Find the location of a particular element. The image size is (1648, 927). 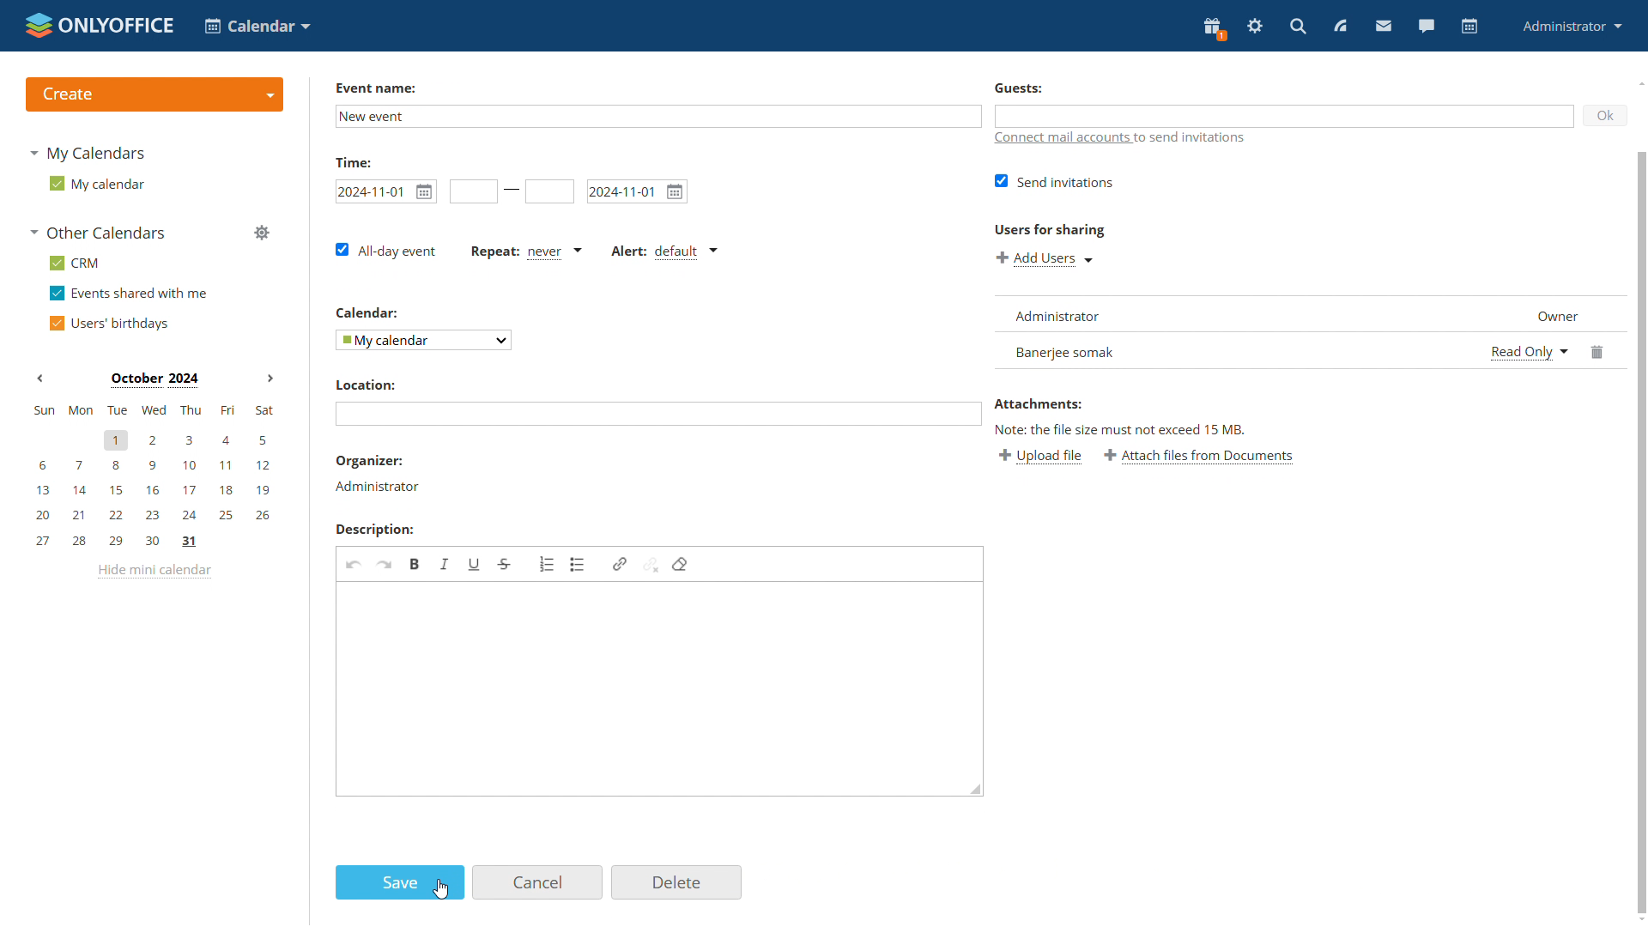

talk is located at coordinates (1428, 27).